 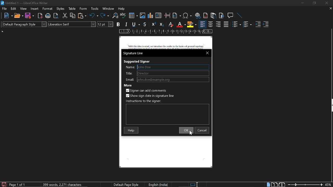 I want to click on  page 1 of 1, so click(x=20, y=184).